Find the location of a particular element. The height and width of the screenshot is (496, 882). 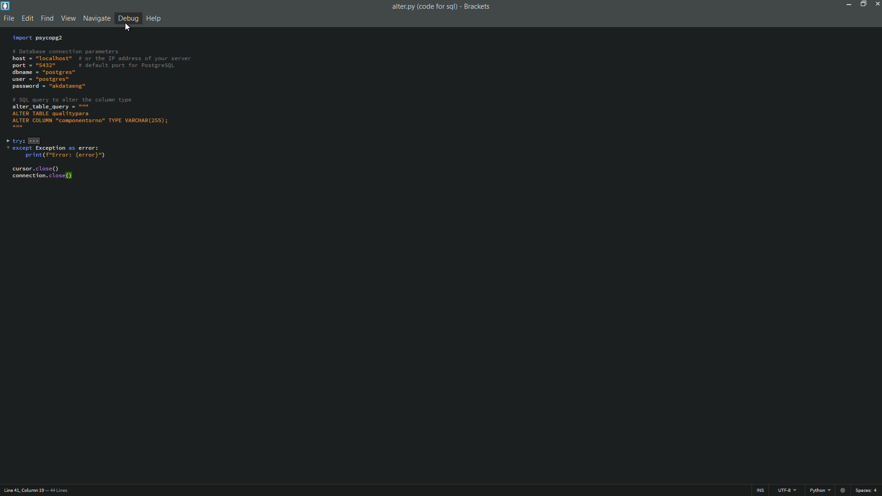

code is located at coordinates (111, 108).